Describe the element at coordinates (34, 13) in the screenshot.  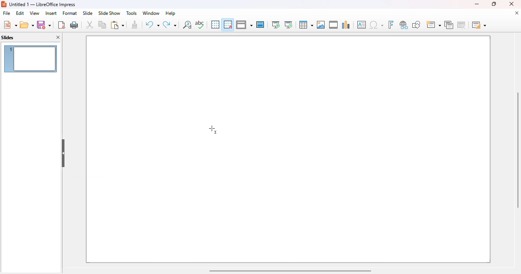
I see `view` at that location.